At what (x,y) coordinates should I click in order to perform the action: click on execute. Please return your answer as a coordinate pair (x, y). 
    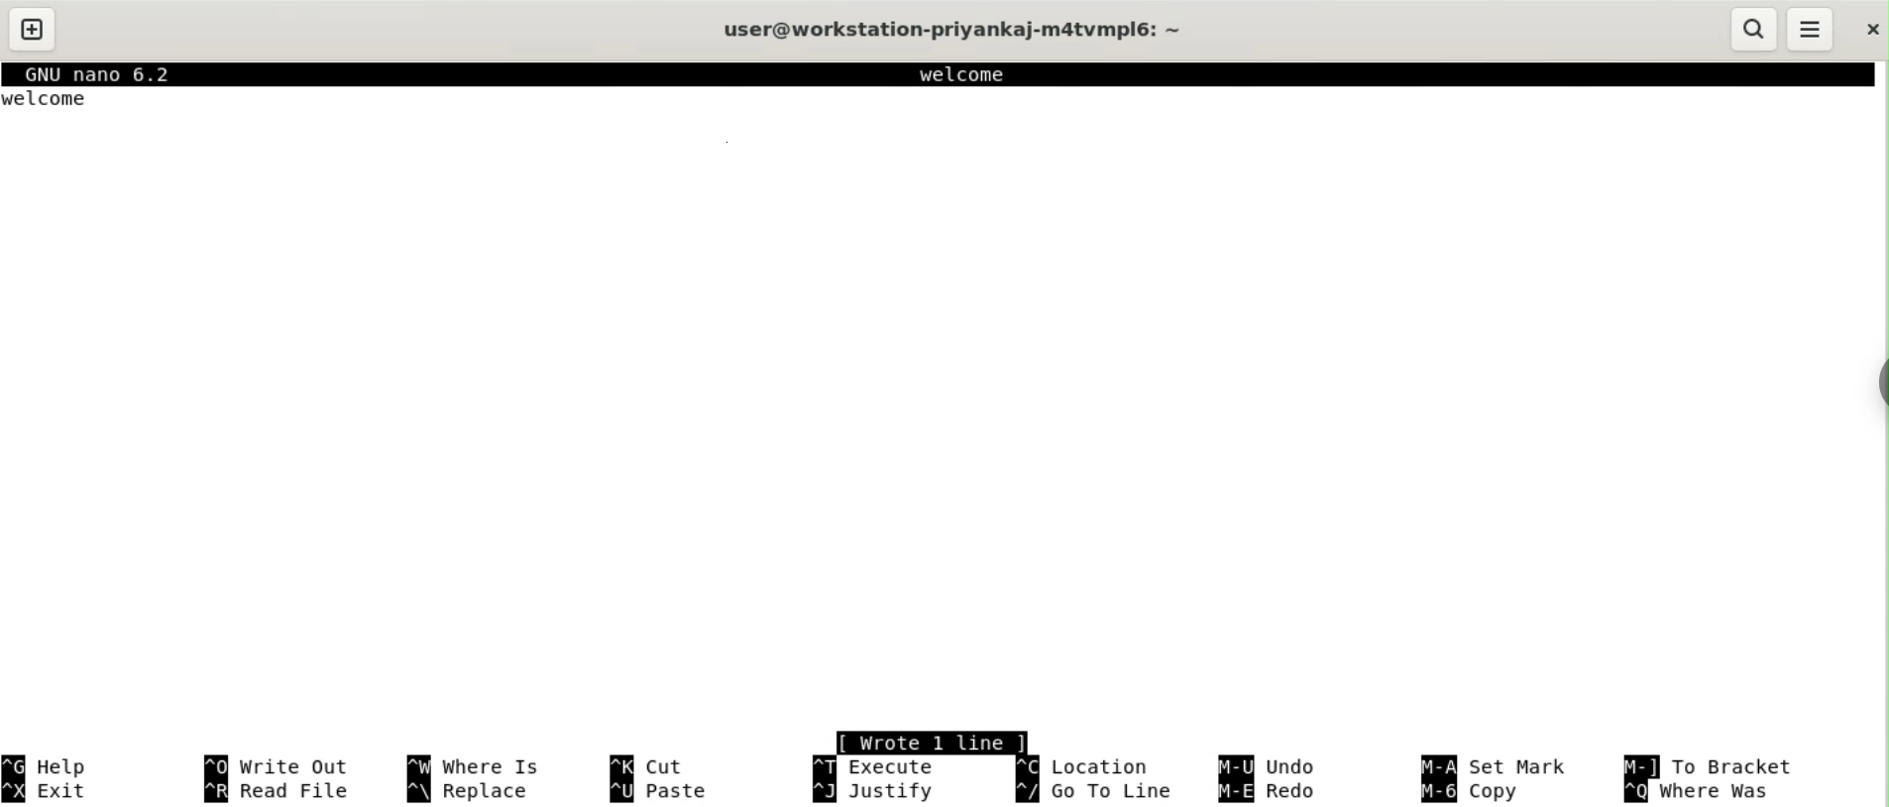
    Looking at the image, I should click on (873, 766).